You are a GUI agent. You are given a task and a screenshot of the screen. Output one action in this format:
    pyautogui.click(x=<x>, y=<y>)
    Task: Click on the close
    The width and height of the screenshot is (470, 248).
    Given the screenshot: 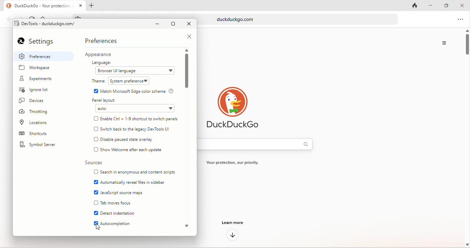 What is the action you would take?
    pyautogui.click(x=190, y=24)
    